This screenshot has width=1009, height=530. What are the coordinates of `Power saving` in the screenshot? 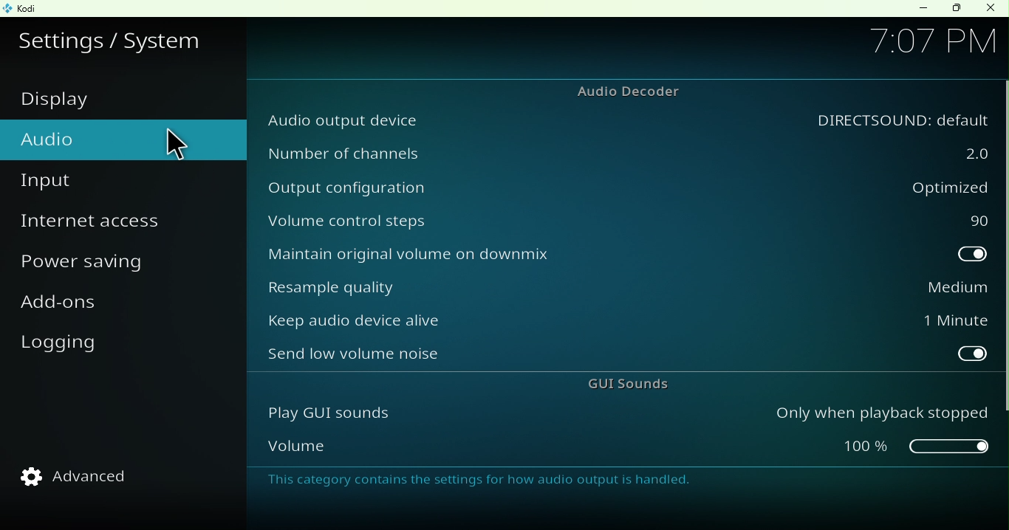 It's located at (89, 262).